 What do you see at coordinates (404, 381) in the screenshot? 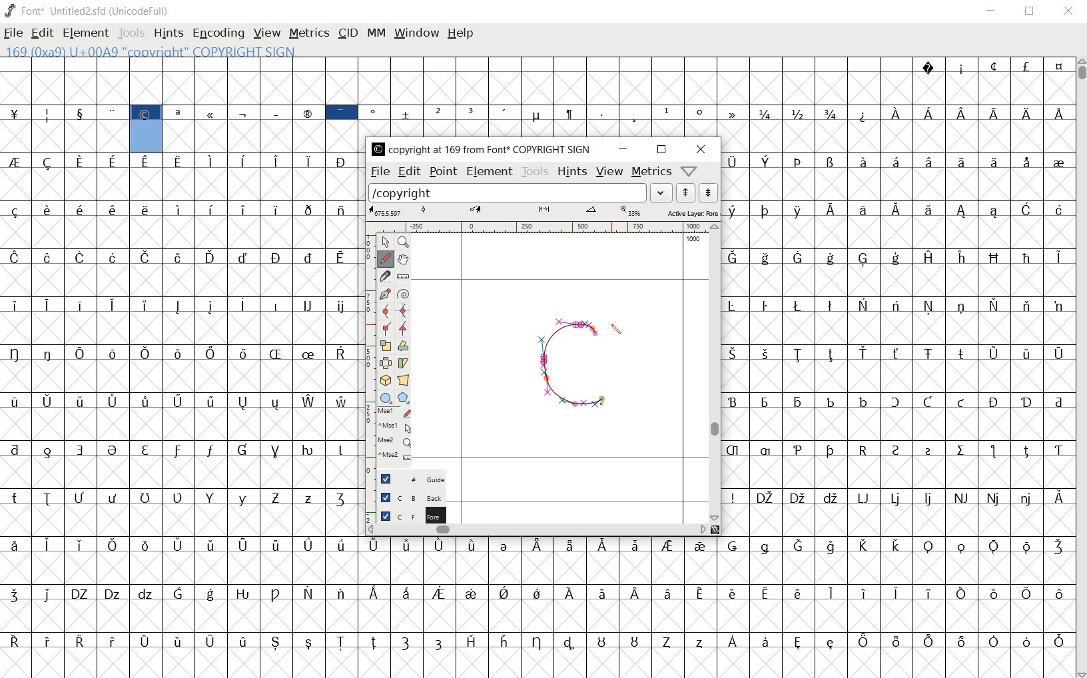
I see `perform a perspective transformation on the selection` at bounding box center [404, 381].